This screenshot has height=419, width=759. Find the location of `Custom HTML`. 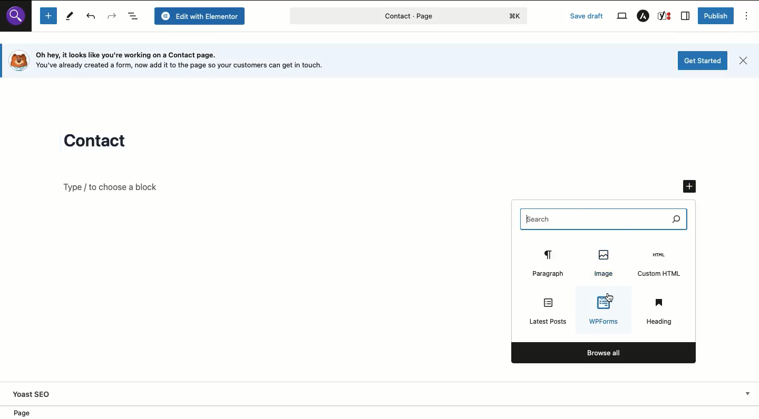

Custom HTML is located at coordinates (658, 265).